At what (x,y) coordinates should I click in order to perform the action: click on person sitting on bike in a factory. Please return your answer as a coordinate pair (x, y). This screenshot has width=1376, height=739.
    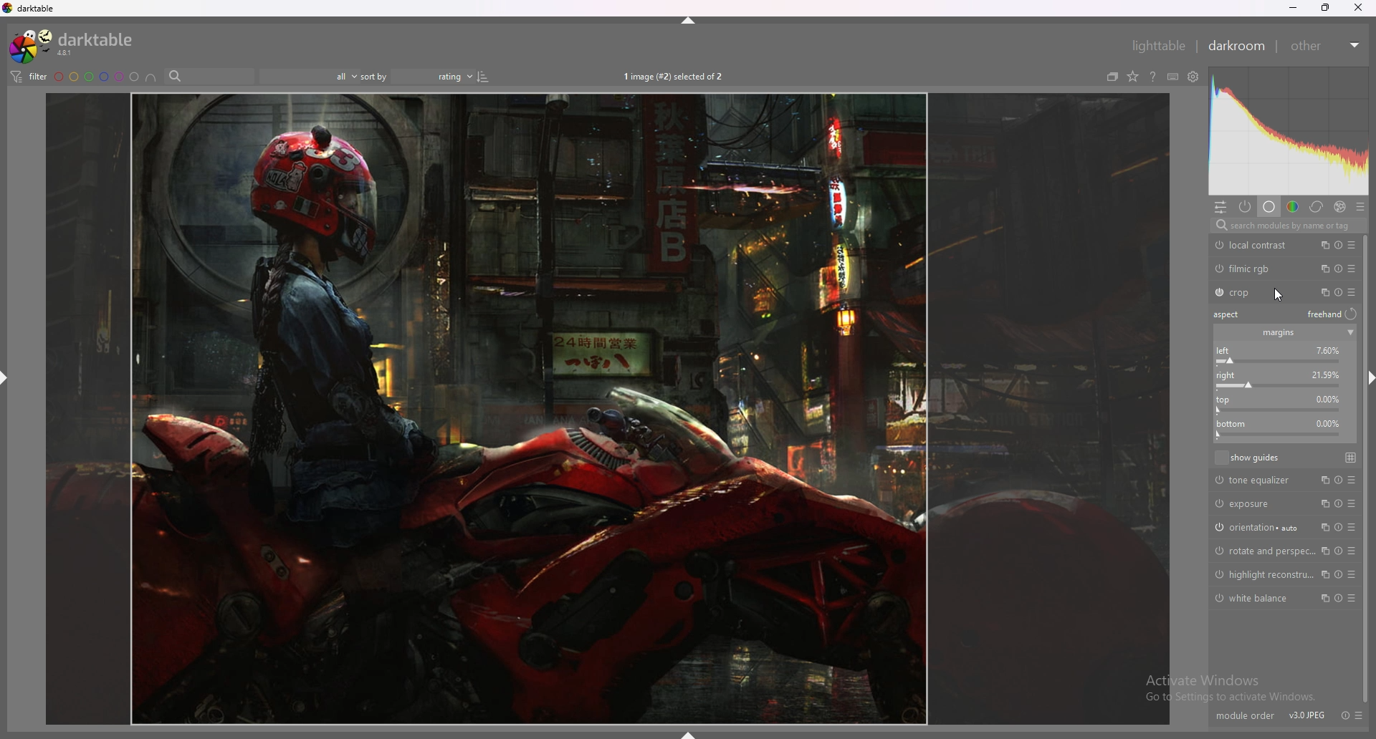
    Looking at the image, I should click on (609, 407).